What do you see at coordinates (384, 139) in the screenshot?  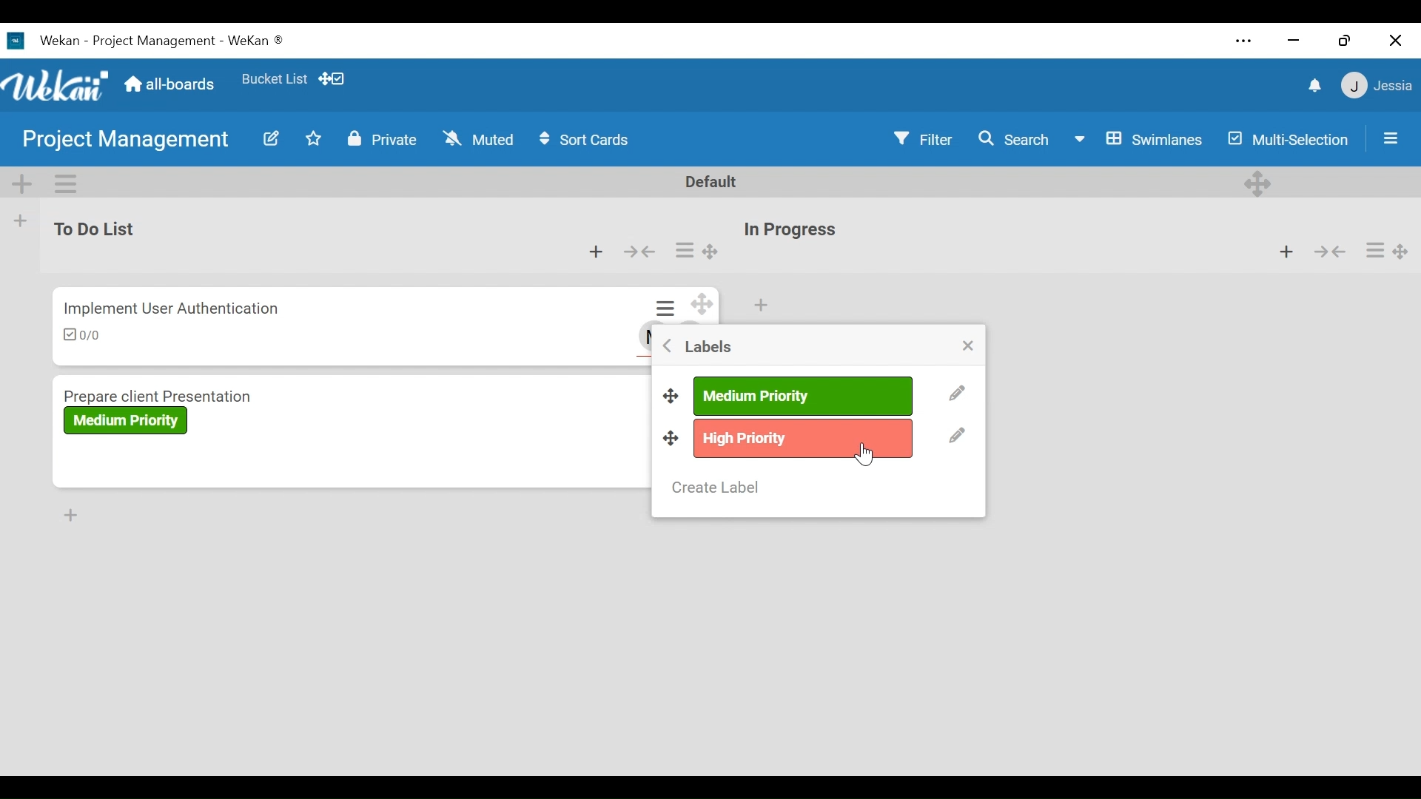 I see `Private` at bounding box center [384, 139].